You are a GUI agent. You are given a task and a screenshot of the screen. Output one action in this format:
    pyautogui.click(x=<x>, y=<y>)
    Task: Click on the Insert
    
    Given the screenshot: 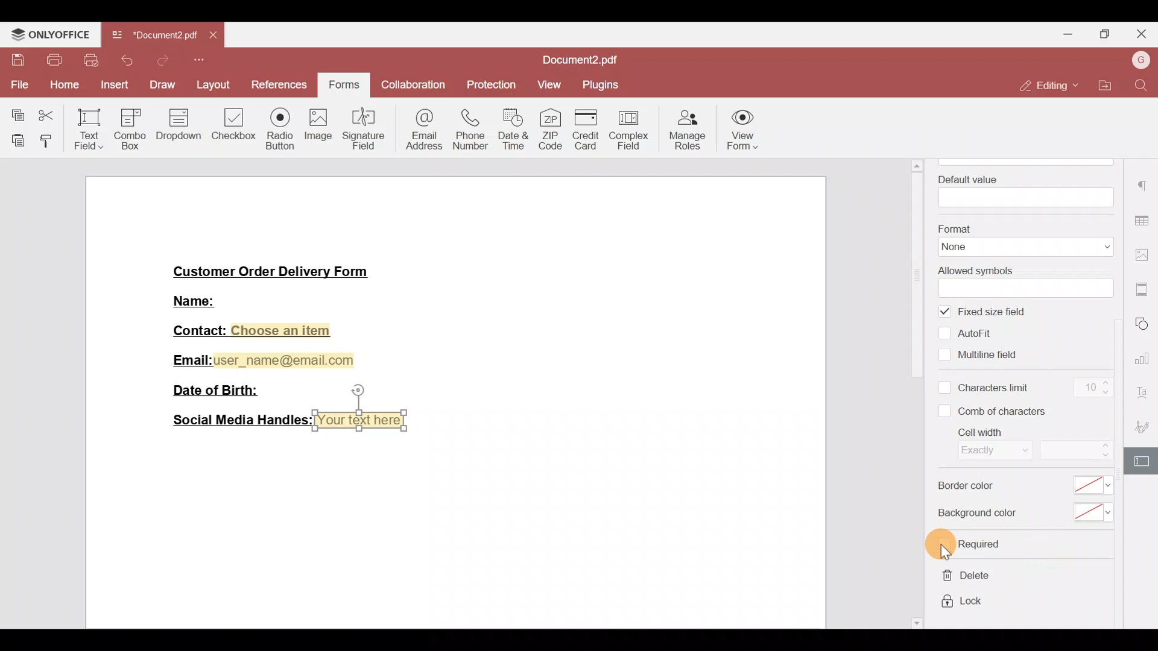 What is the action you would take?
    pyautogui.click(x=113, y=86)
    